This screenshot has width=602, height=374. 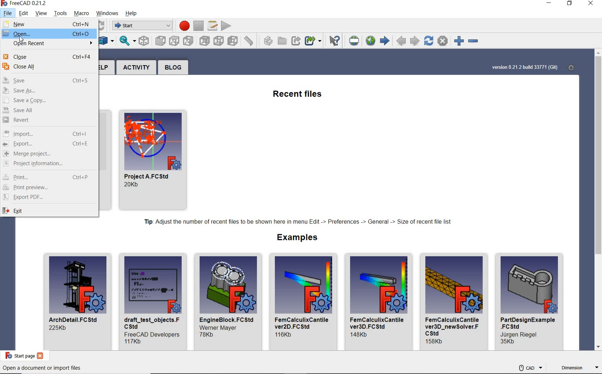 What do you see at coordinates (61, 14) in the screenshot?
I see `TOOLS` at bounding box center [61, 14].